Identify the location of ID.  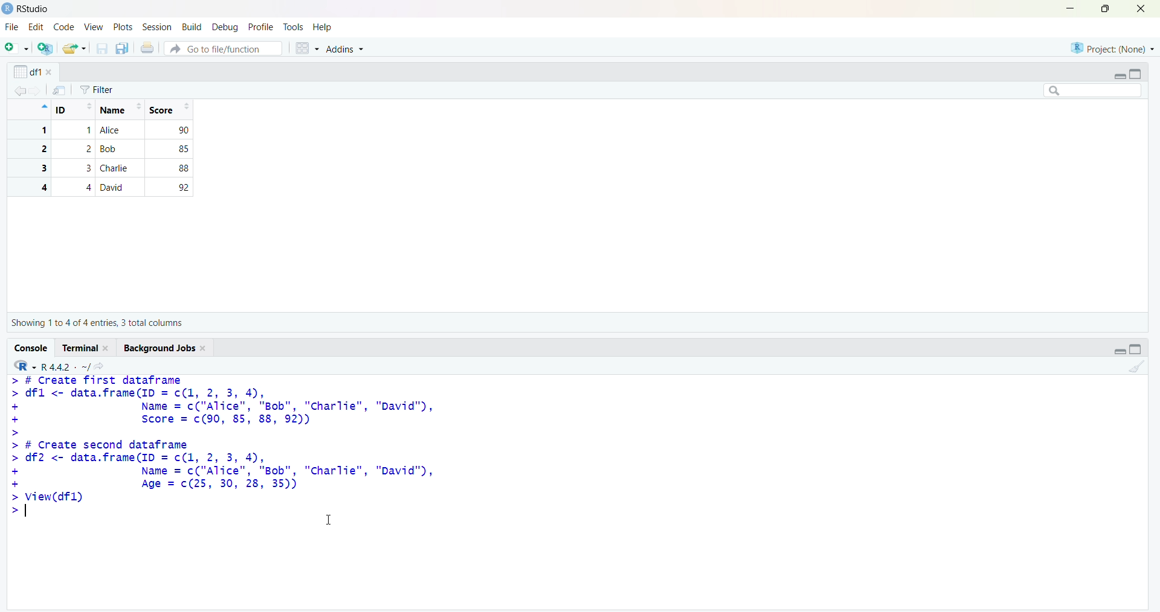
(74, 110).